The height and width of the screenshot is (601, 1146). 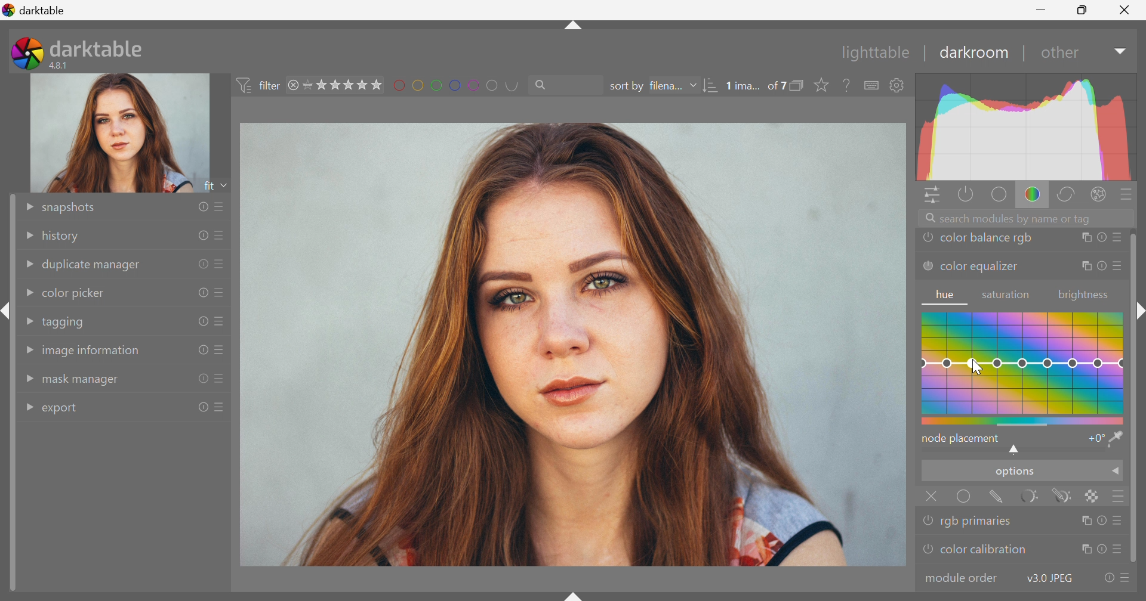 I want to click on |, so click(x=1023, y=53).